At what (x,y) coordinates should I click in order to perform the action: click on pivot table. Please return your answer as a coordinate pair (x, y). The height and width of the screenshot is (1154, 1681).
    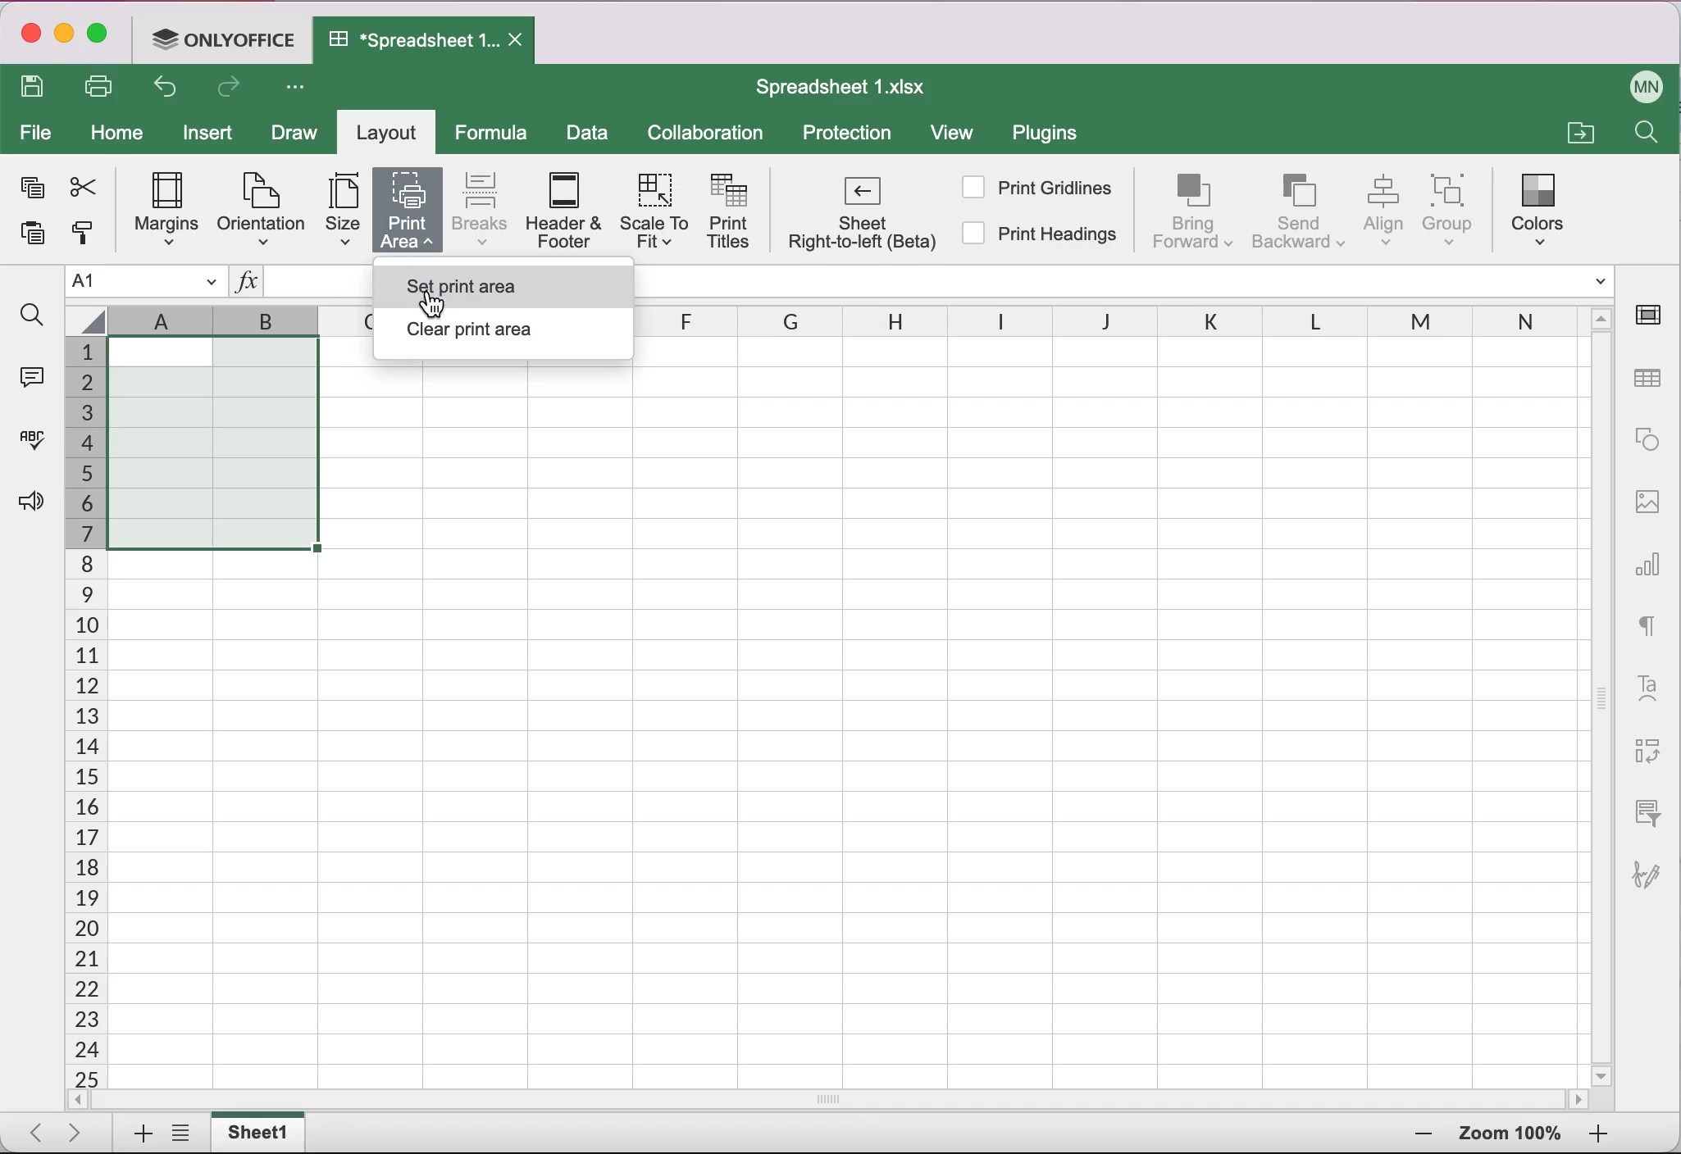
    Looking at the image, I should click on (1644, 752).